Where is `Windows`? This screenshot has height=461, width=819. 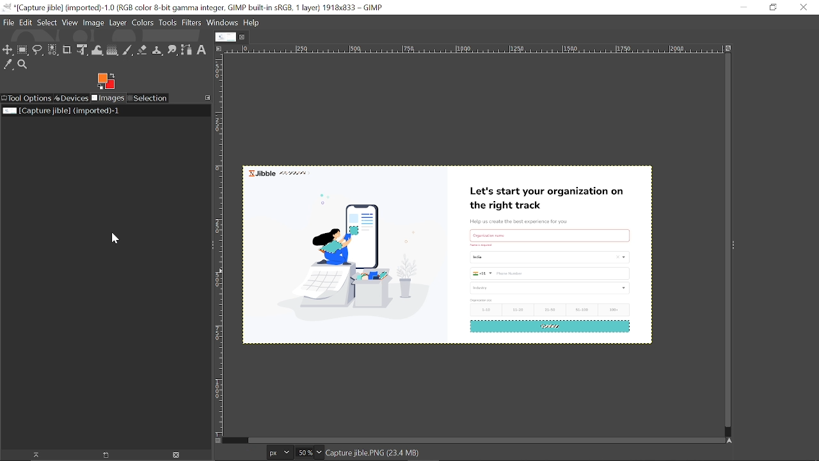 Windows is located at coordinates (223, 23).